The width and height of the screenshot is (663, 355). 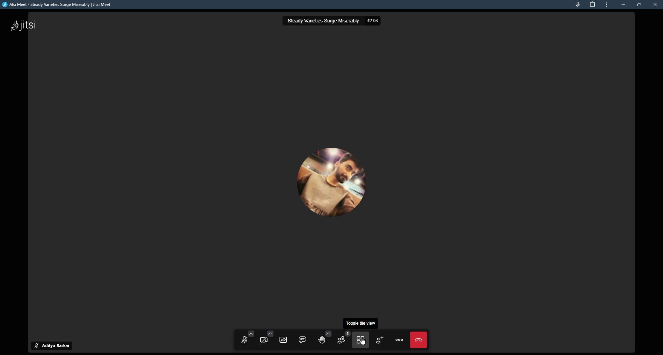 I want to click on end call, so click(x=419, y=341).